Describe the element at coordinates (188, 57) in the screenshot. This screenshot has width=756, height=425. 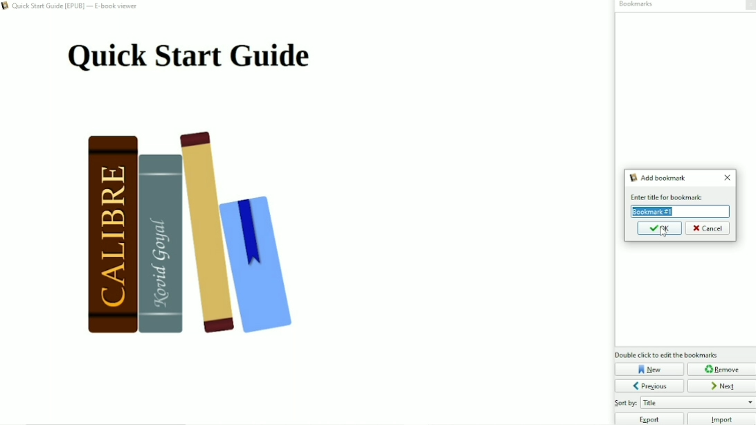
I see `Title` at that location.